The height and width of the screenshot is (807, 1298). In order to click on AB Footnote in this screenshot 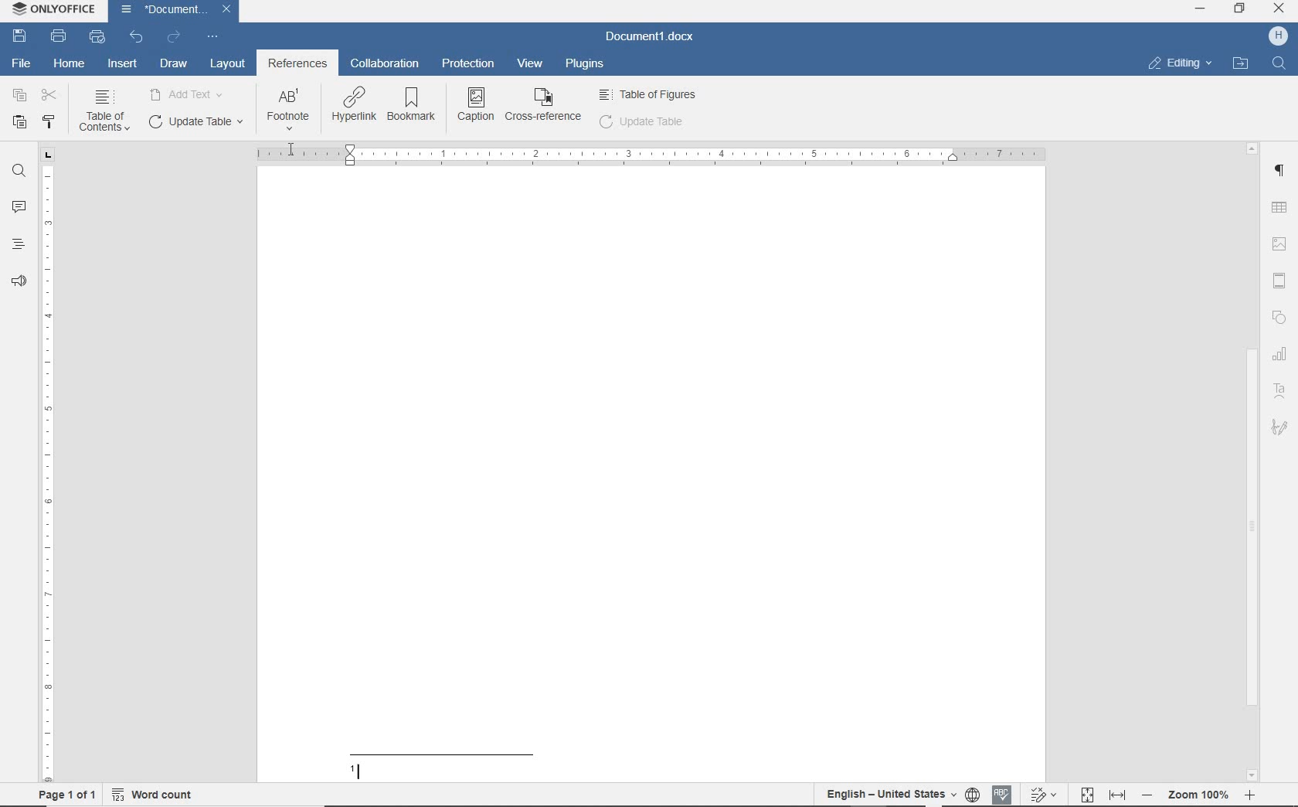, I will do `click(288, 109)`.